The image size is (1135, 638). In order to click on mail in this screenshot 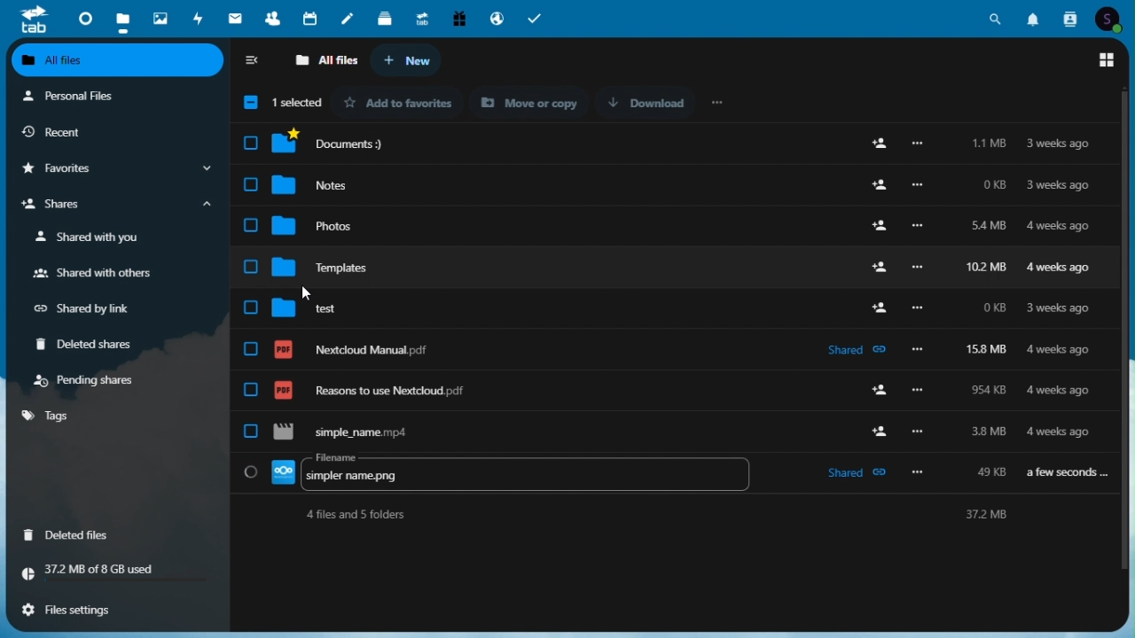, I will do `click(238, 18)`.